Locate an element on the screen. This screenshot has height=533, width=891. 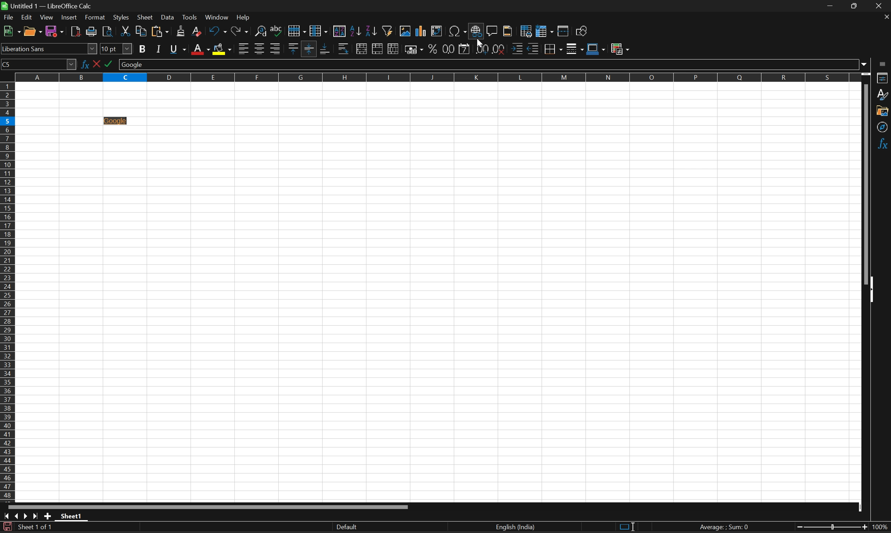
Functions is located at coordinates (883, 144).